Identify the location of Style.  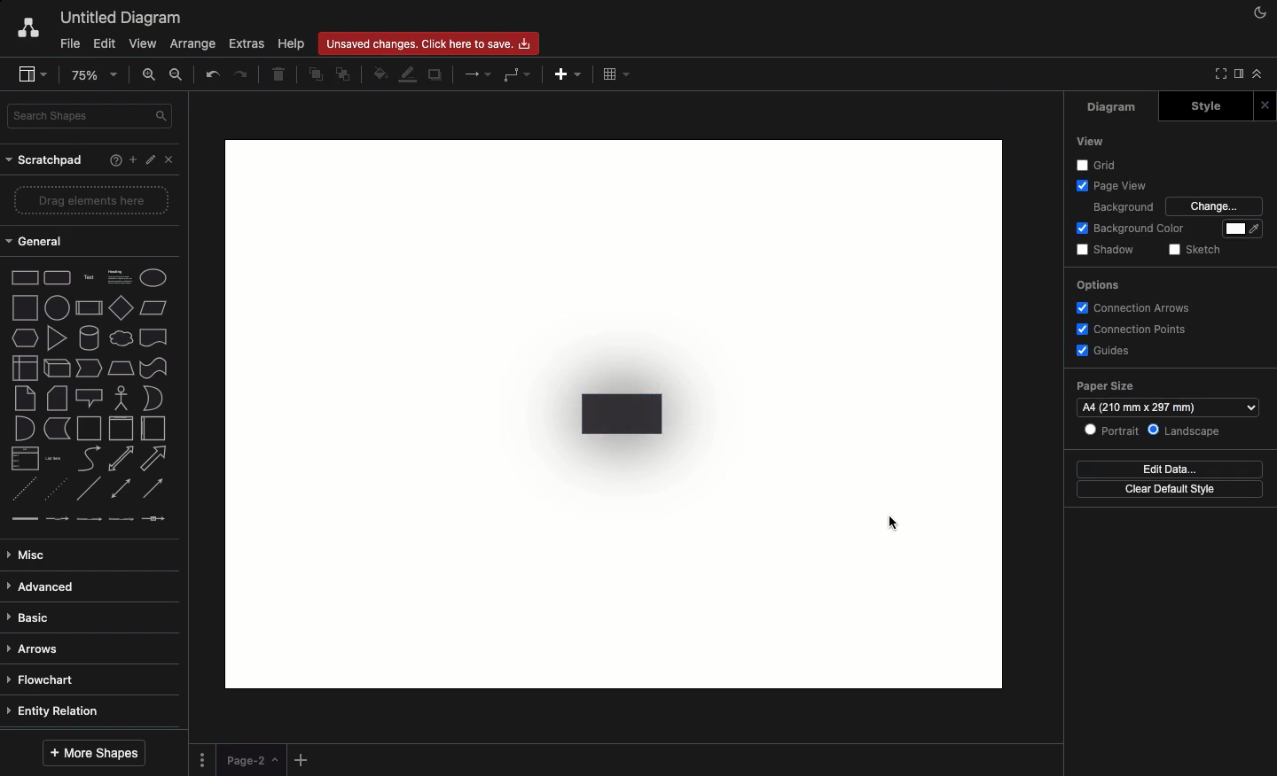
(1200, 106).